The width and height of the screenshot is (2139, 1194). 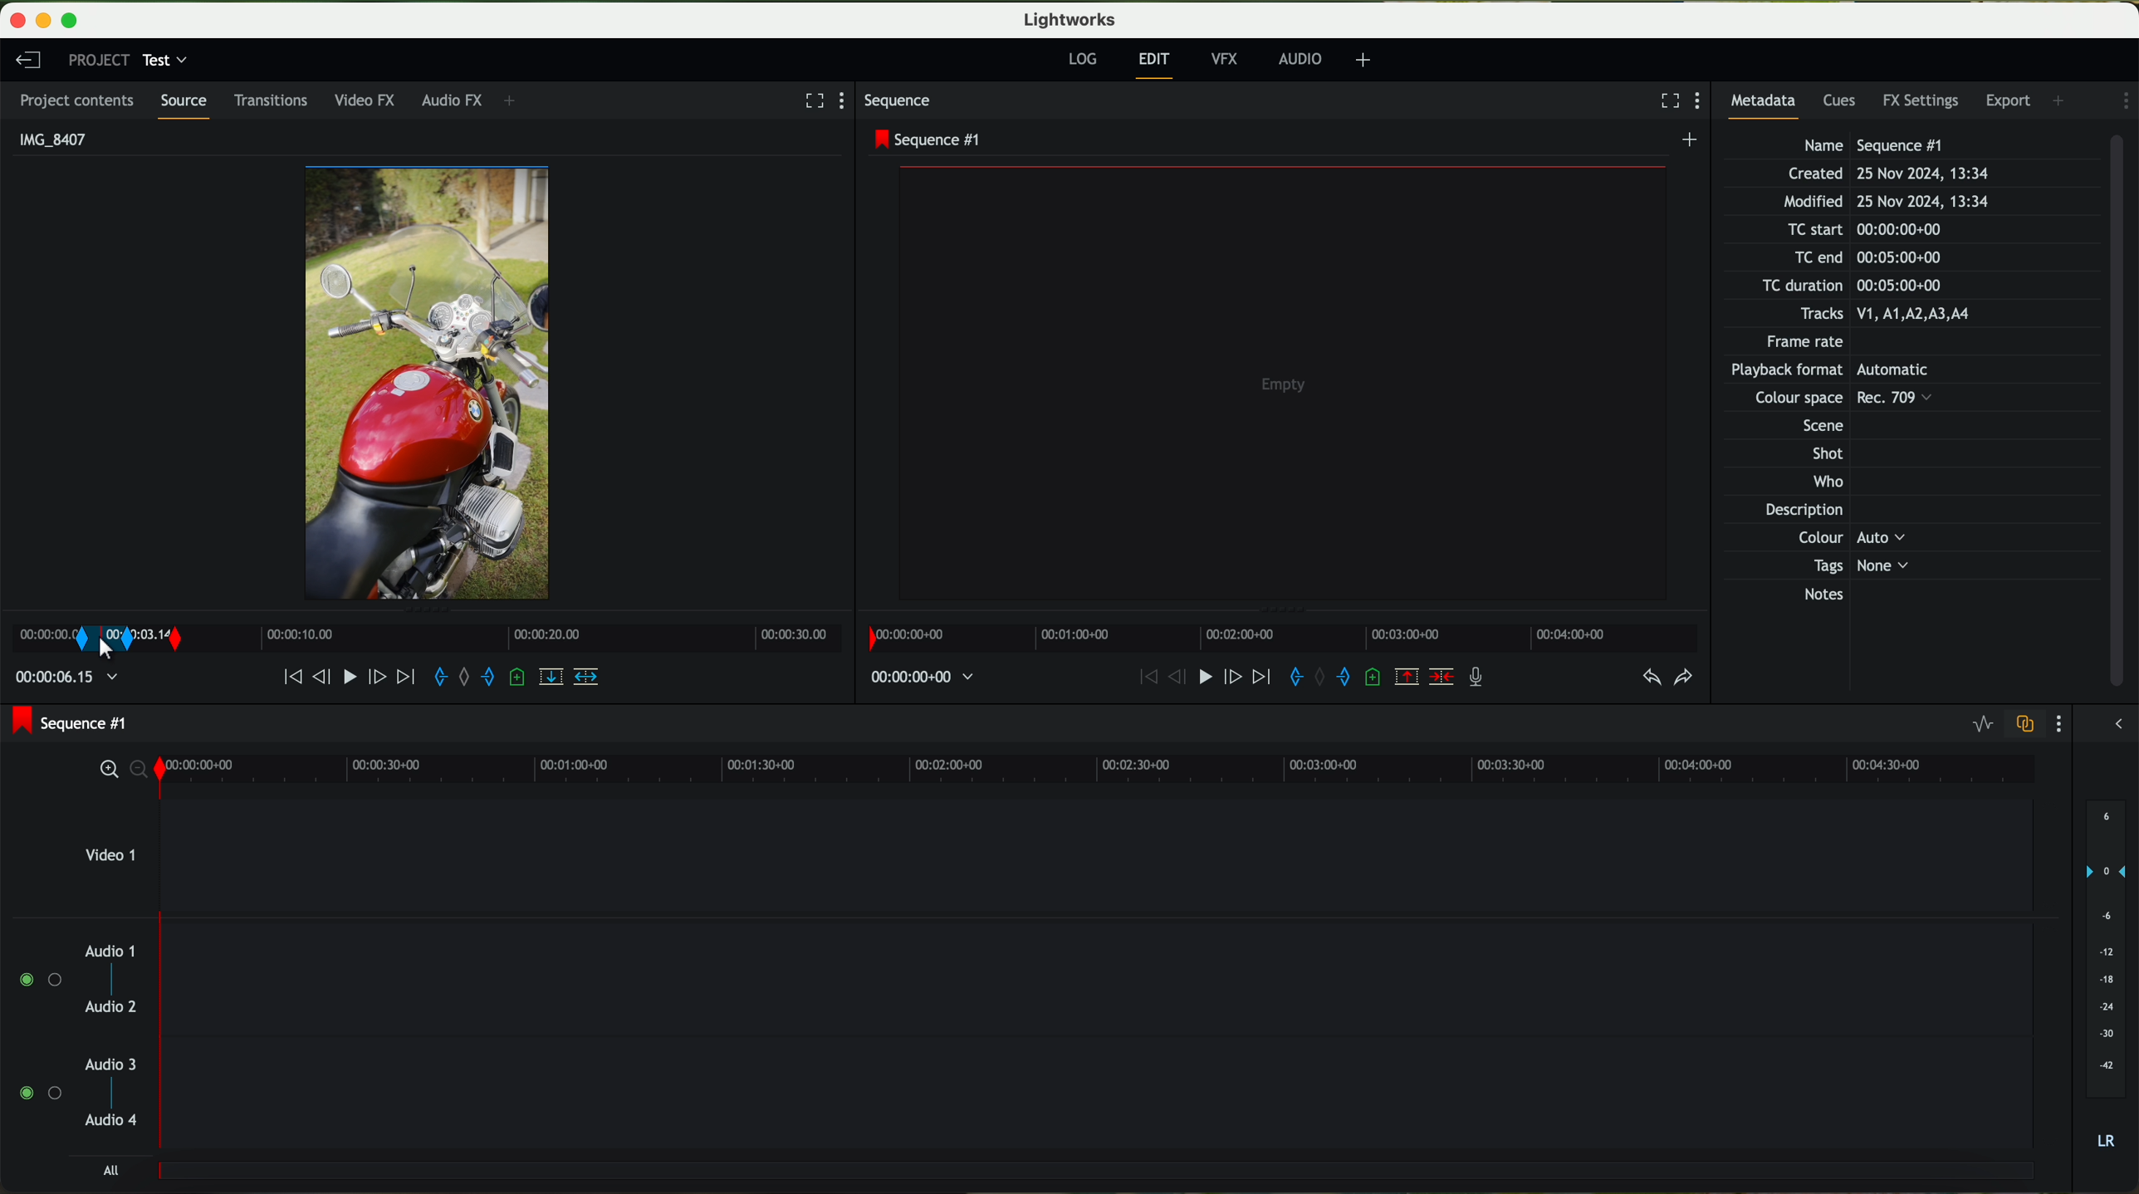 What do you see at coordinates (1028, 854) in the screenshot?
I see `video 1` at bounding box center [1028, 854].